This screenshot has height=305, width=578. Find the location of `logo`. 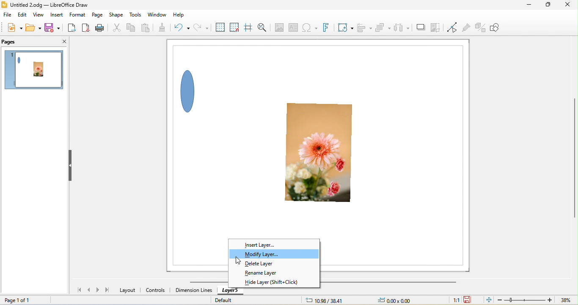

logo is located at coordinates (5, 5).